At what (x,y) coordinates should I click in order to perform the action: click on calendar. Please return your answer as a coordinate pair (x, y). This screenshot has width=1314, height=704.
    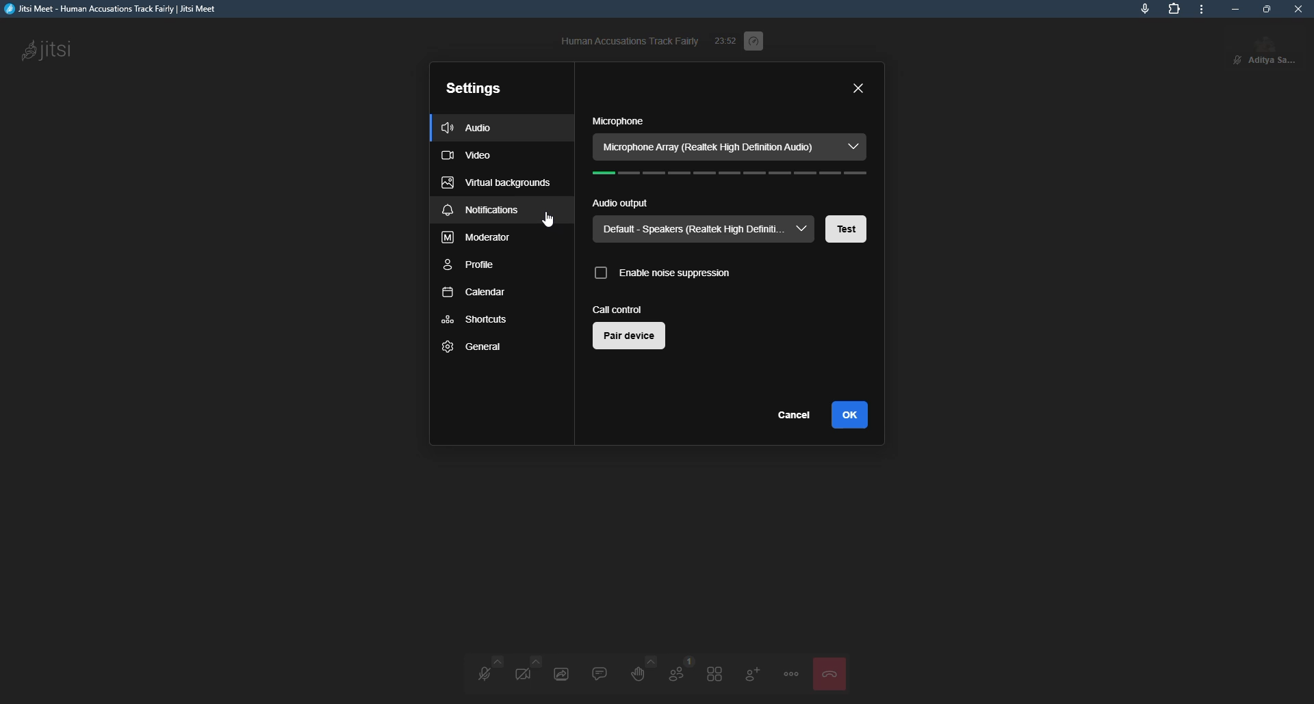
    Looking at the image, I should click on (476, 293).